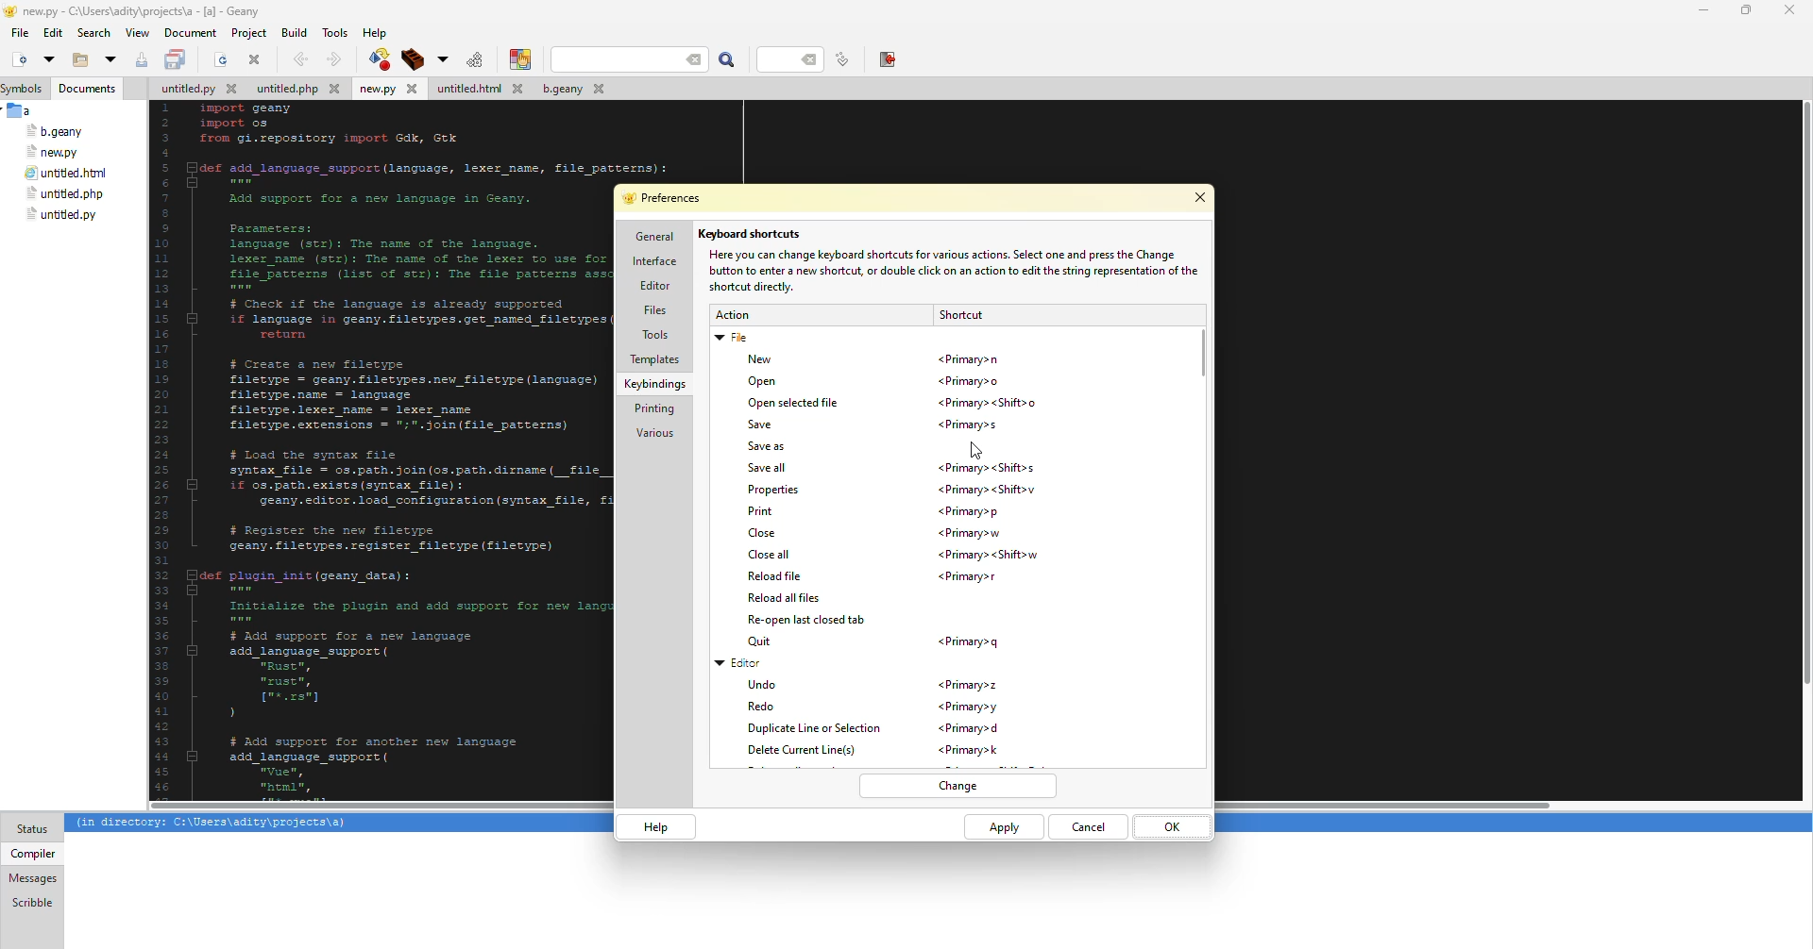 The image size is (1813, 949). I want to click on properties, so click(774, 491).